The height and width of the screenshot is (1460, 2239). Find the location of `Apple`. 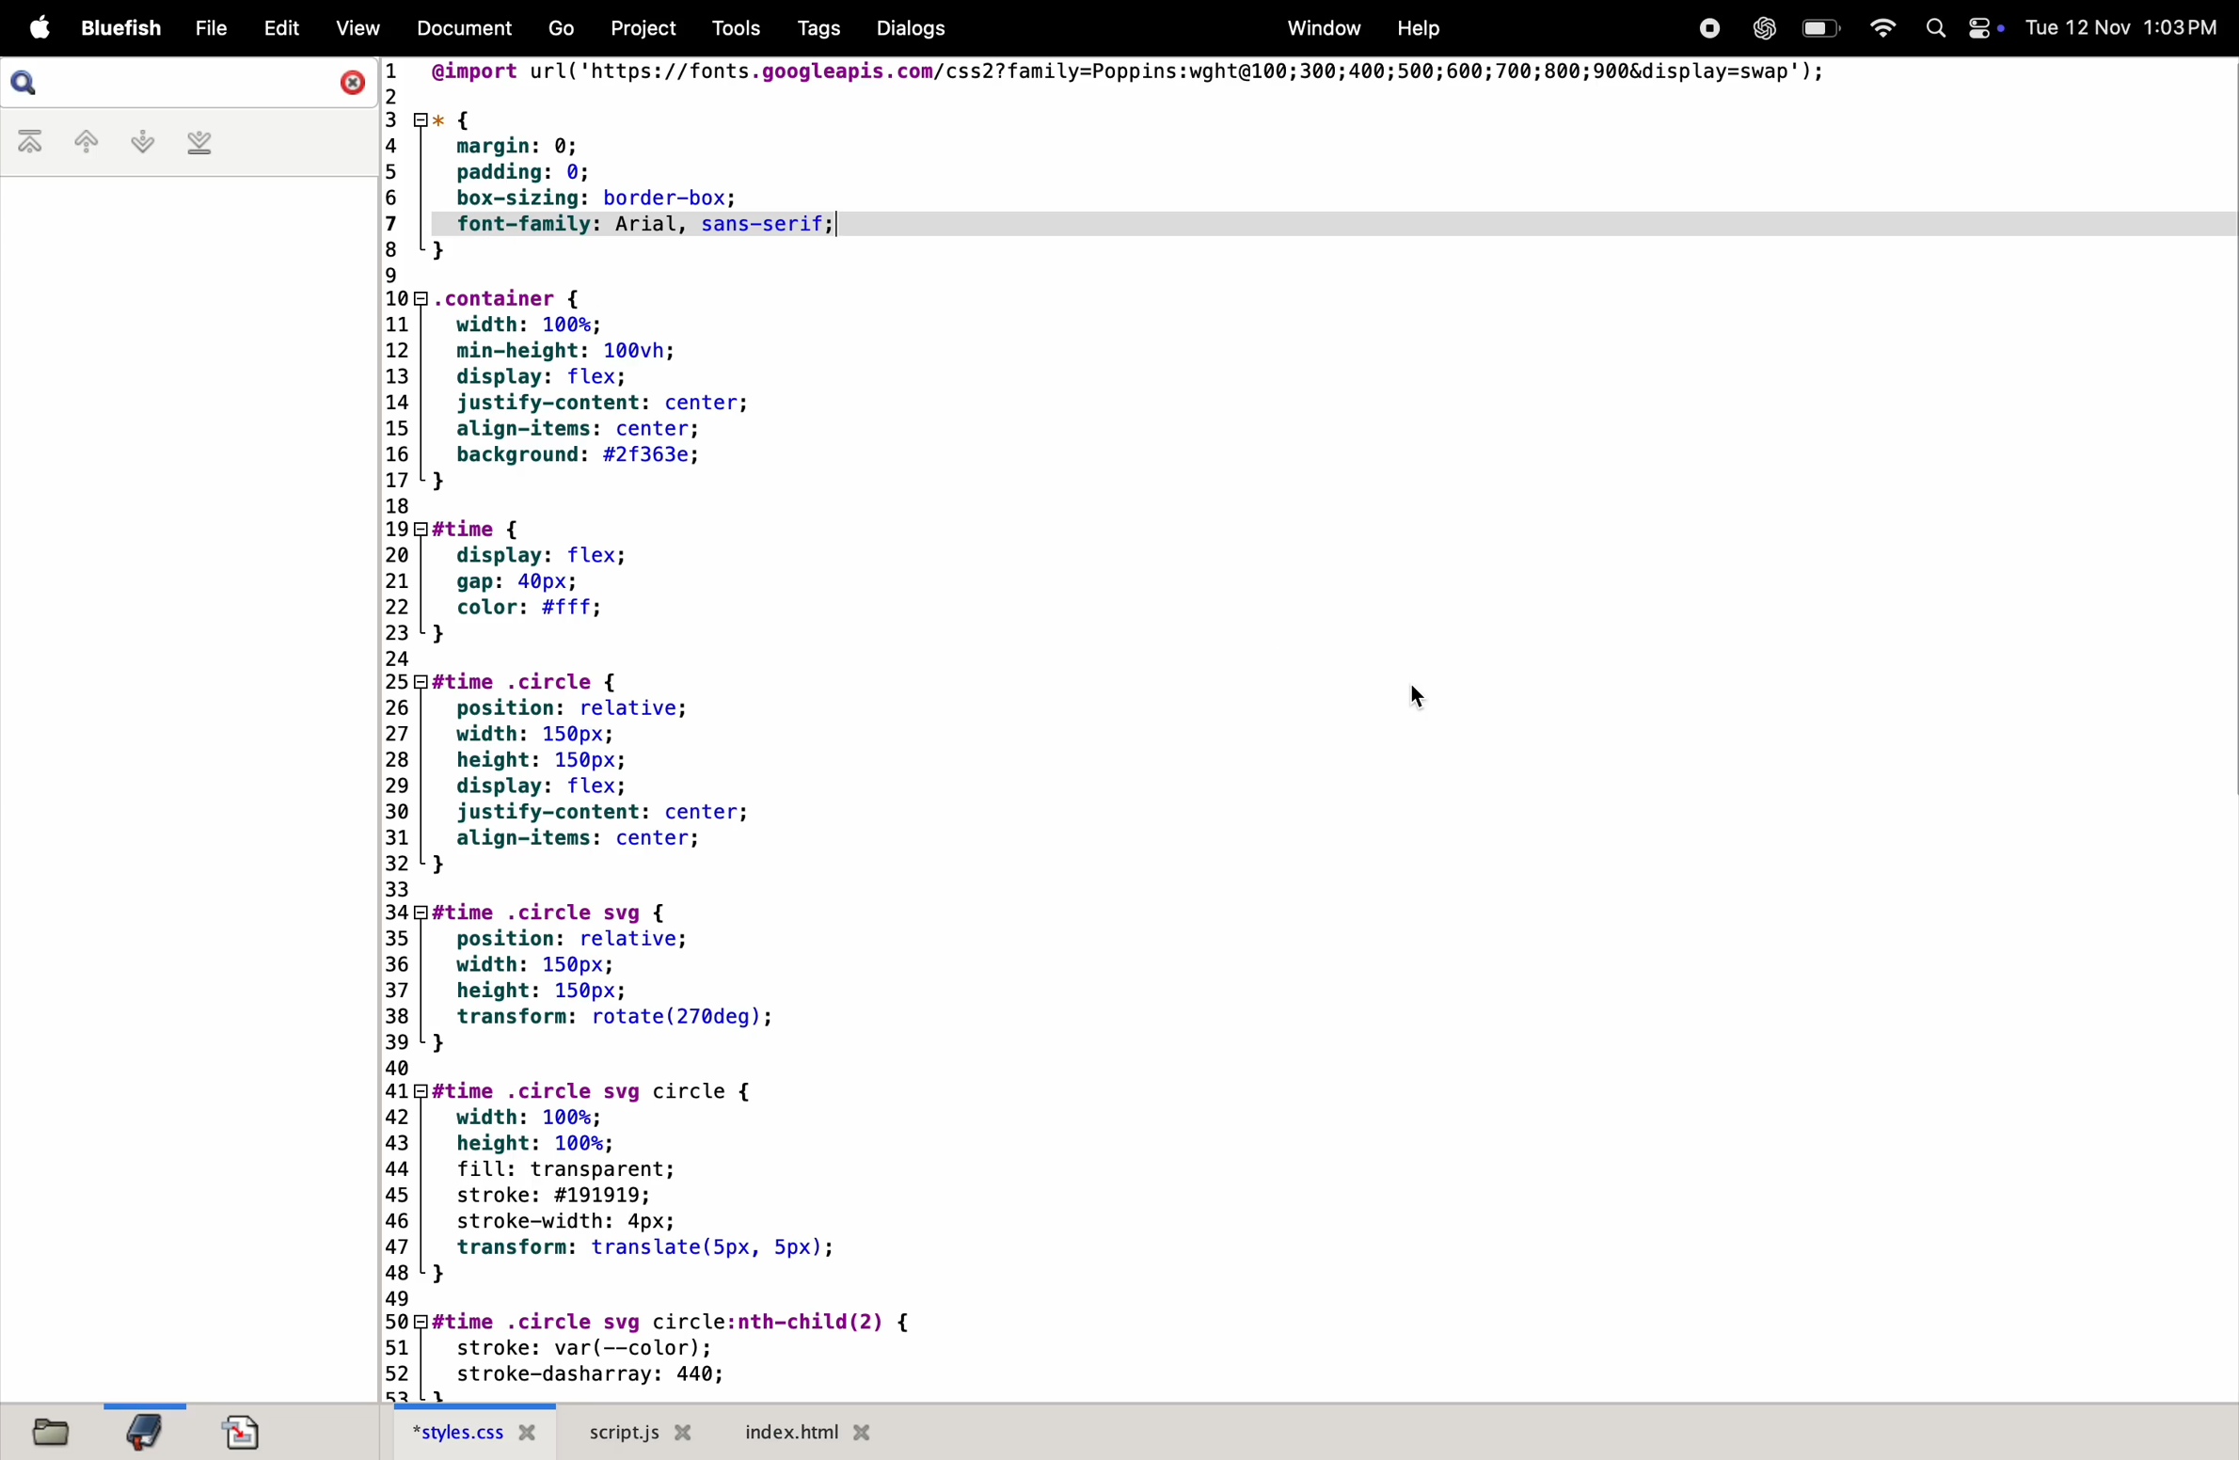

Apple is located at coordinates (31, 26).